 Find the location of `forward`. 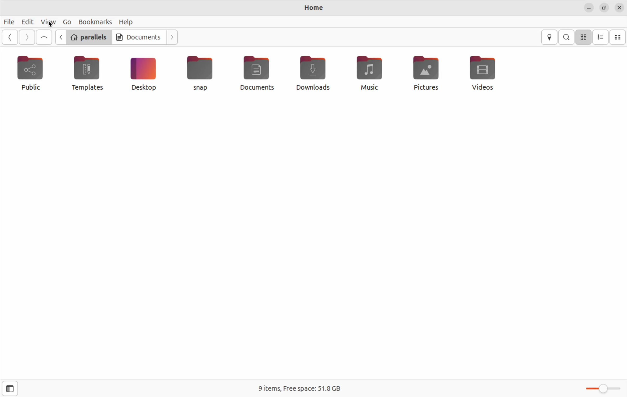

forward is located at coordinates (26, 37).